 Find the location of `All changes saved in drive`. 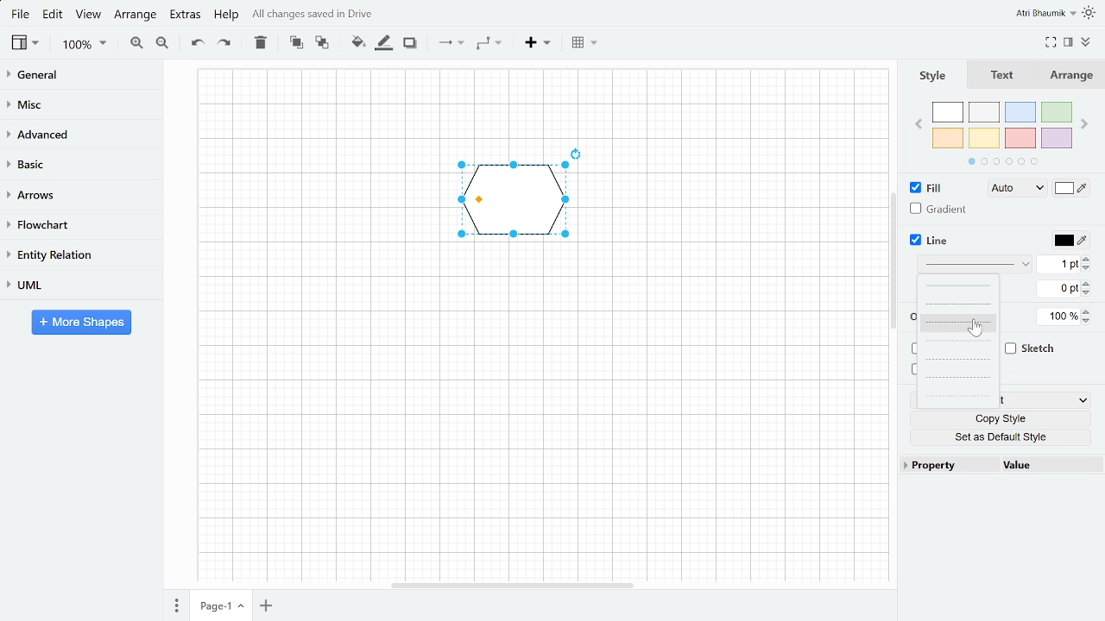

All changes saved in drive is located at coordinates (314, 14).